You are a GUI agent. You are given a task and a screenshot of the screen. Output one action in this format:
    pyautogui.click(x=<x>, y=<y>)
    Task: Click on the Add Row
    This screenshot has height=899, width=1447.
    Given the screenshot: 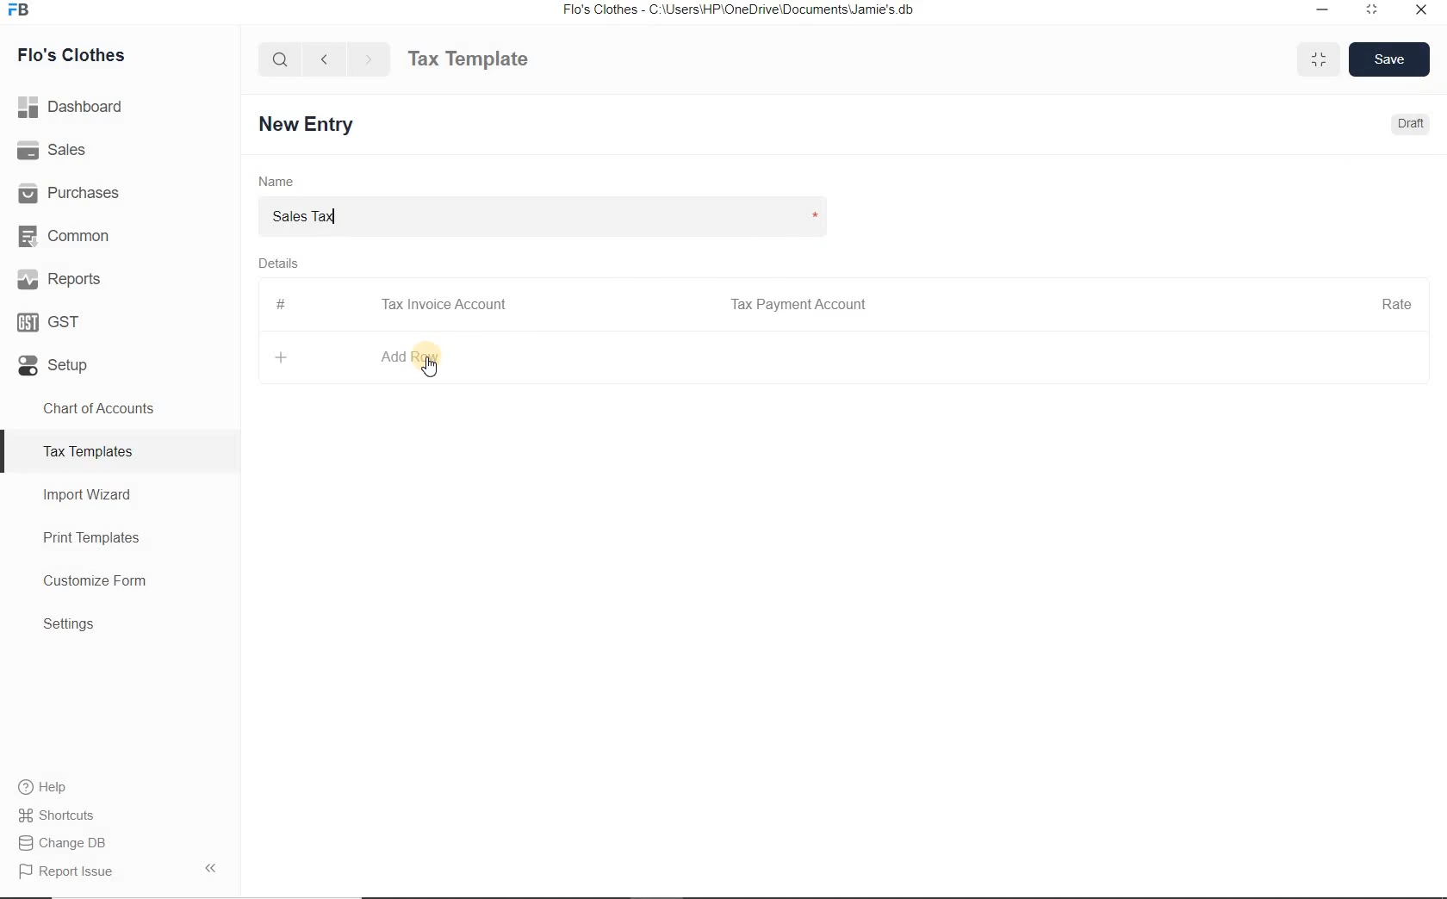 What is the action you would take?
    pyautogui.click(x=413, y=356)
    